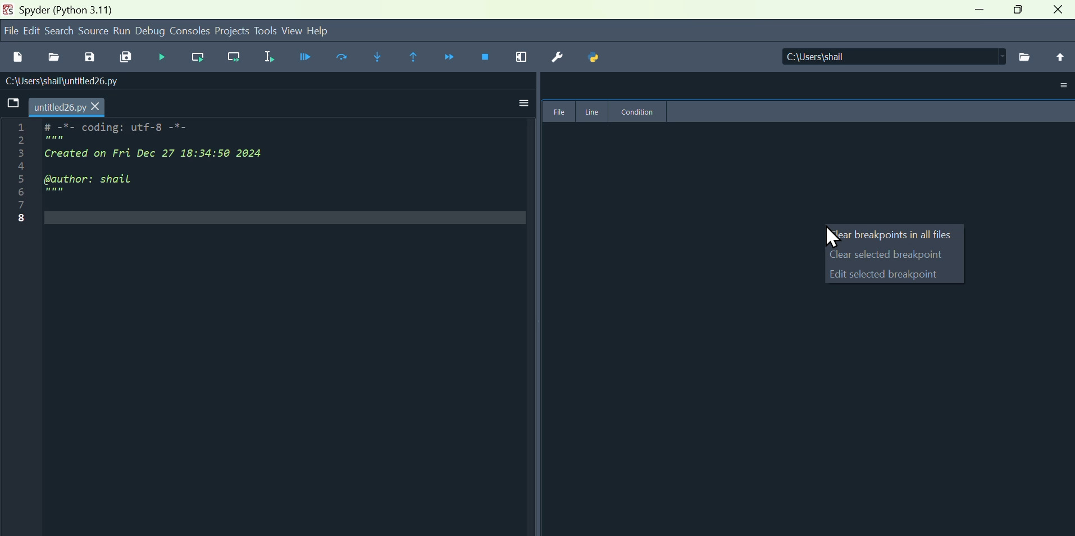 The image size is (1075, 536). What do you see at coordinates (61, 31) in the screenshot?
I see `Search` at bounding box center [61, 31].